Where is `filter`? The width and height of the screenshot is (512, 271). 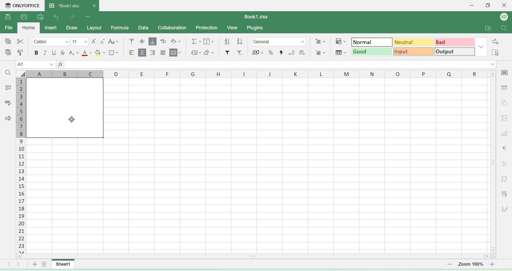 filter is located at coordinates (505, 194).